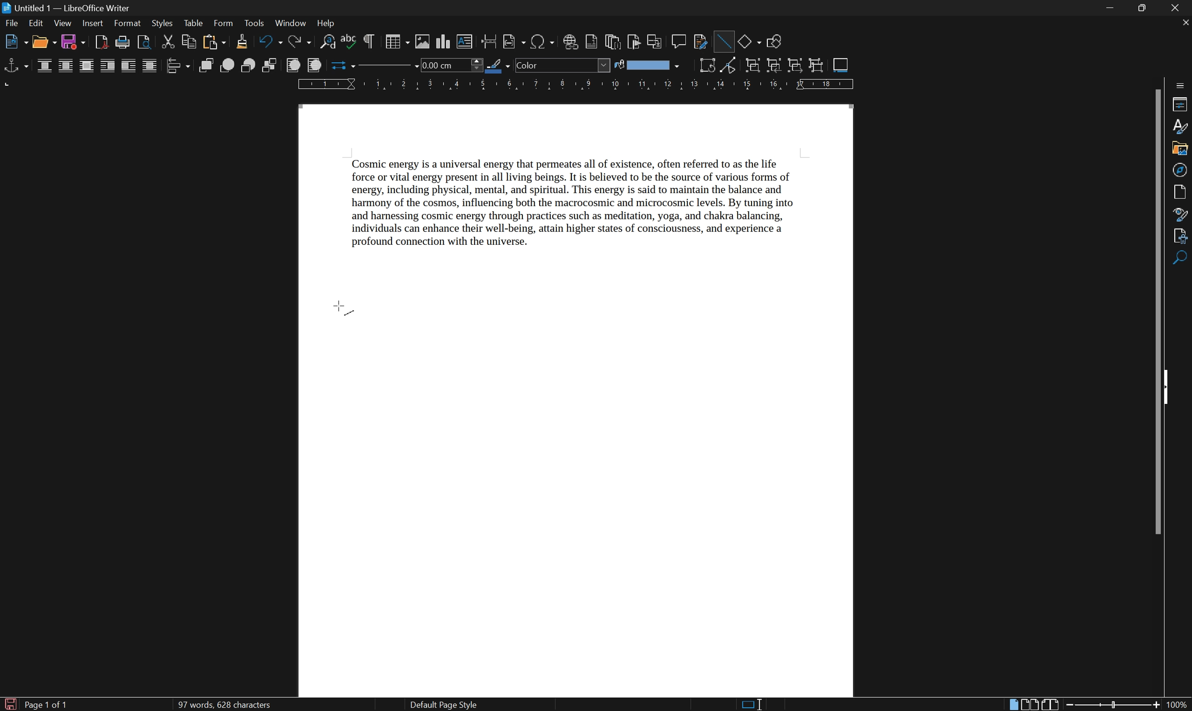 The image size is (1192, 711). What do you see at coordinates (1182, 192) in the screenshot?
I see `page` at bounding box center [1182, 192].